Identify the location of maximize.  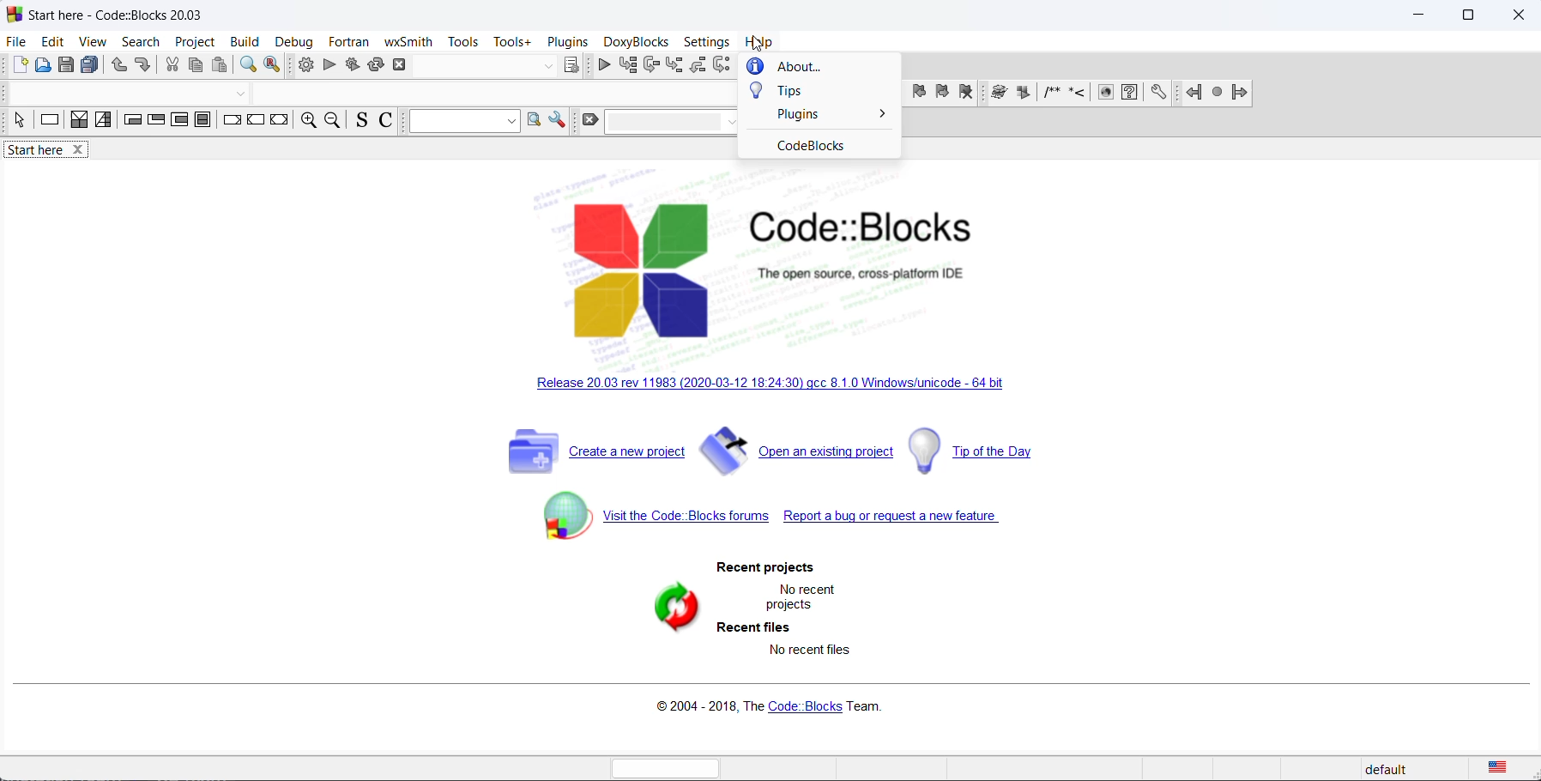
(1472, 14).